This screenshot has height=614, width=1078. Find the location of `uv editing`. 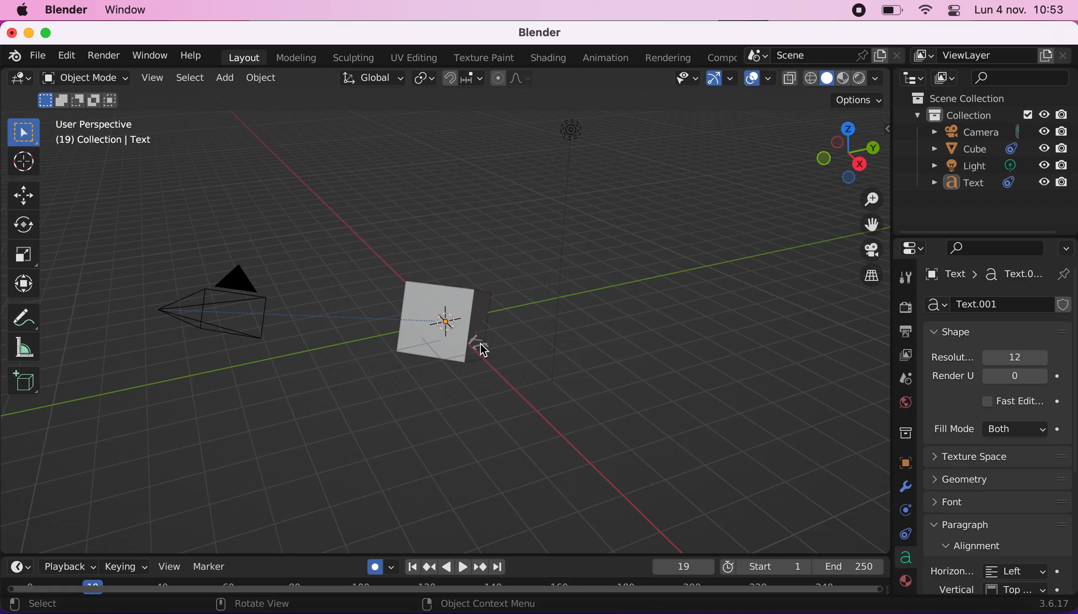

uv editing is located at coordinates (415, 57).